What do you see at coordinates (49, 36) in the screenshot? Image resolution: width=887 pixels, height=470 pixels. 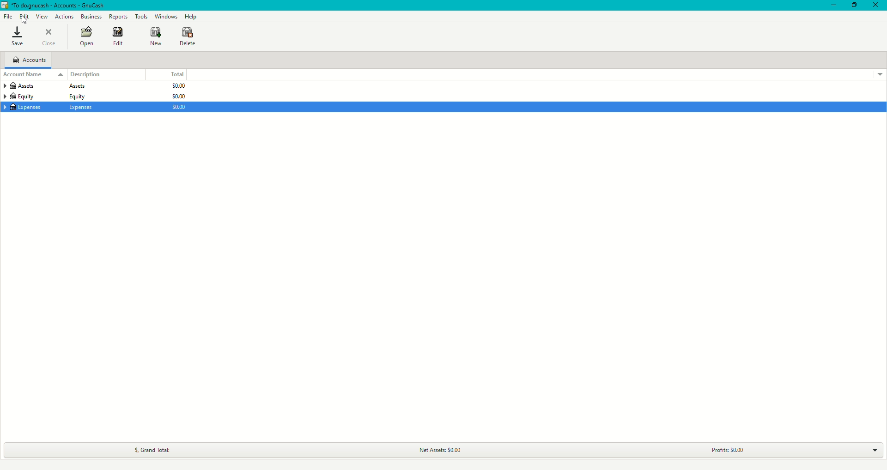 I see `Close` at bounding box center [49, 36].